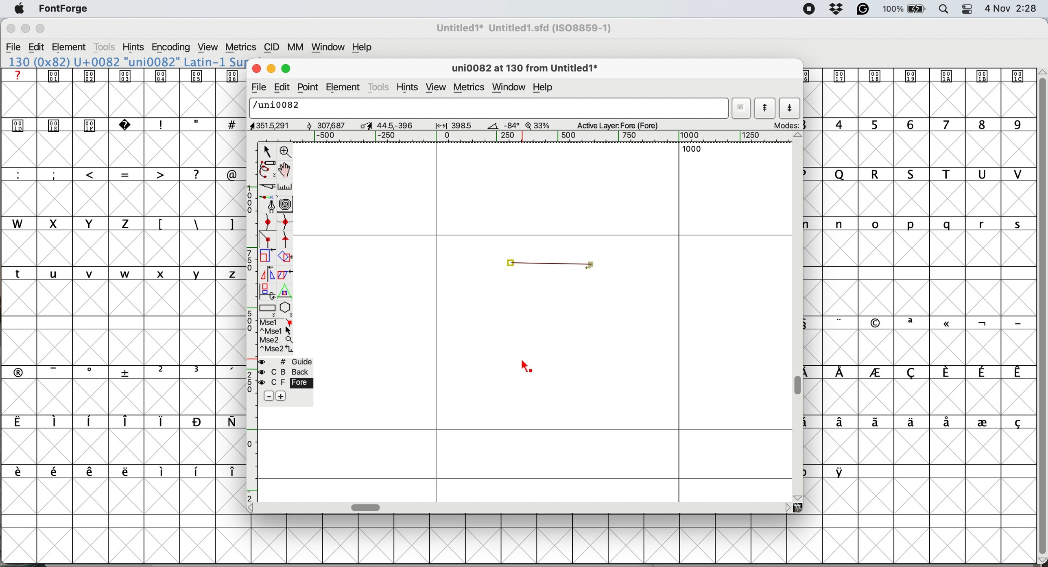  What do you see at coordinates (785, 125) in the screenshot?
I see `mode` at bounding box center [785, 125].